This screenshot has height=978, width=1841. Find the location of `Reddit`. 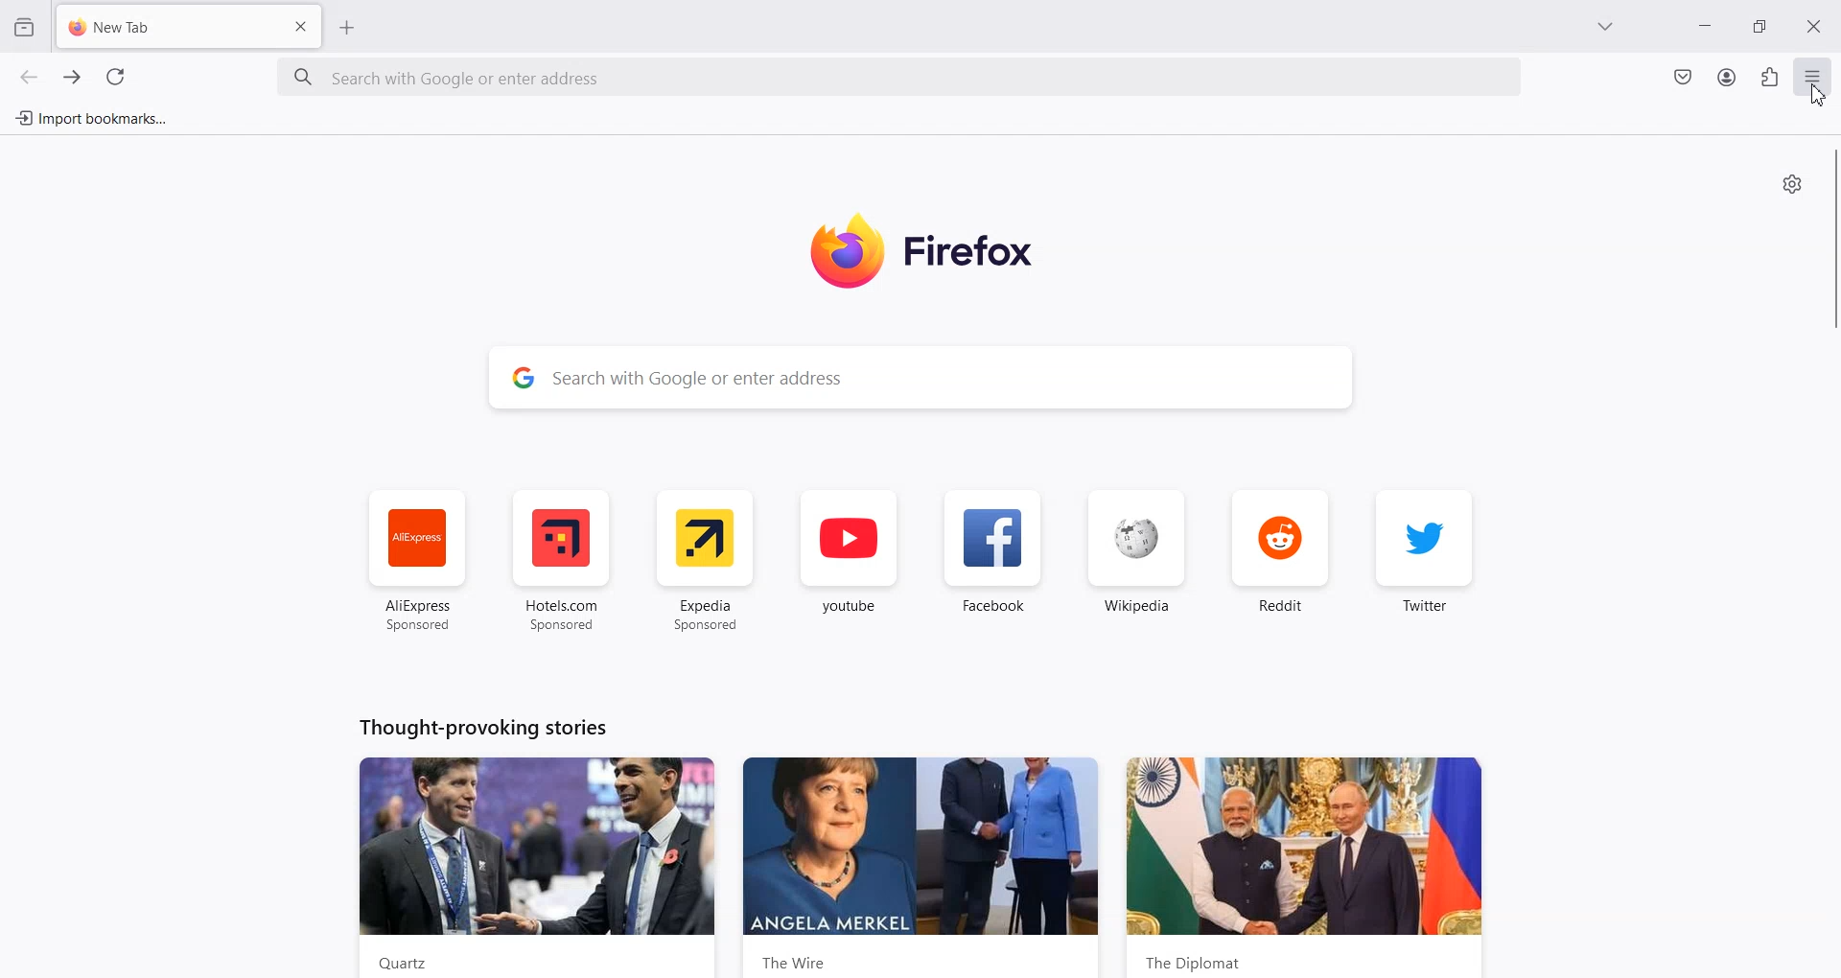

Reddit is located at coordinates (1281, 556).